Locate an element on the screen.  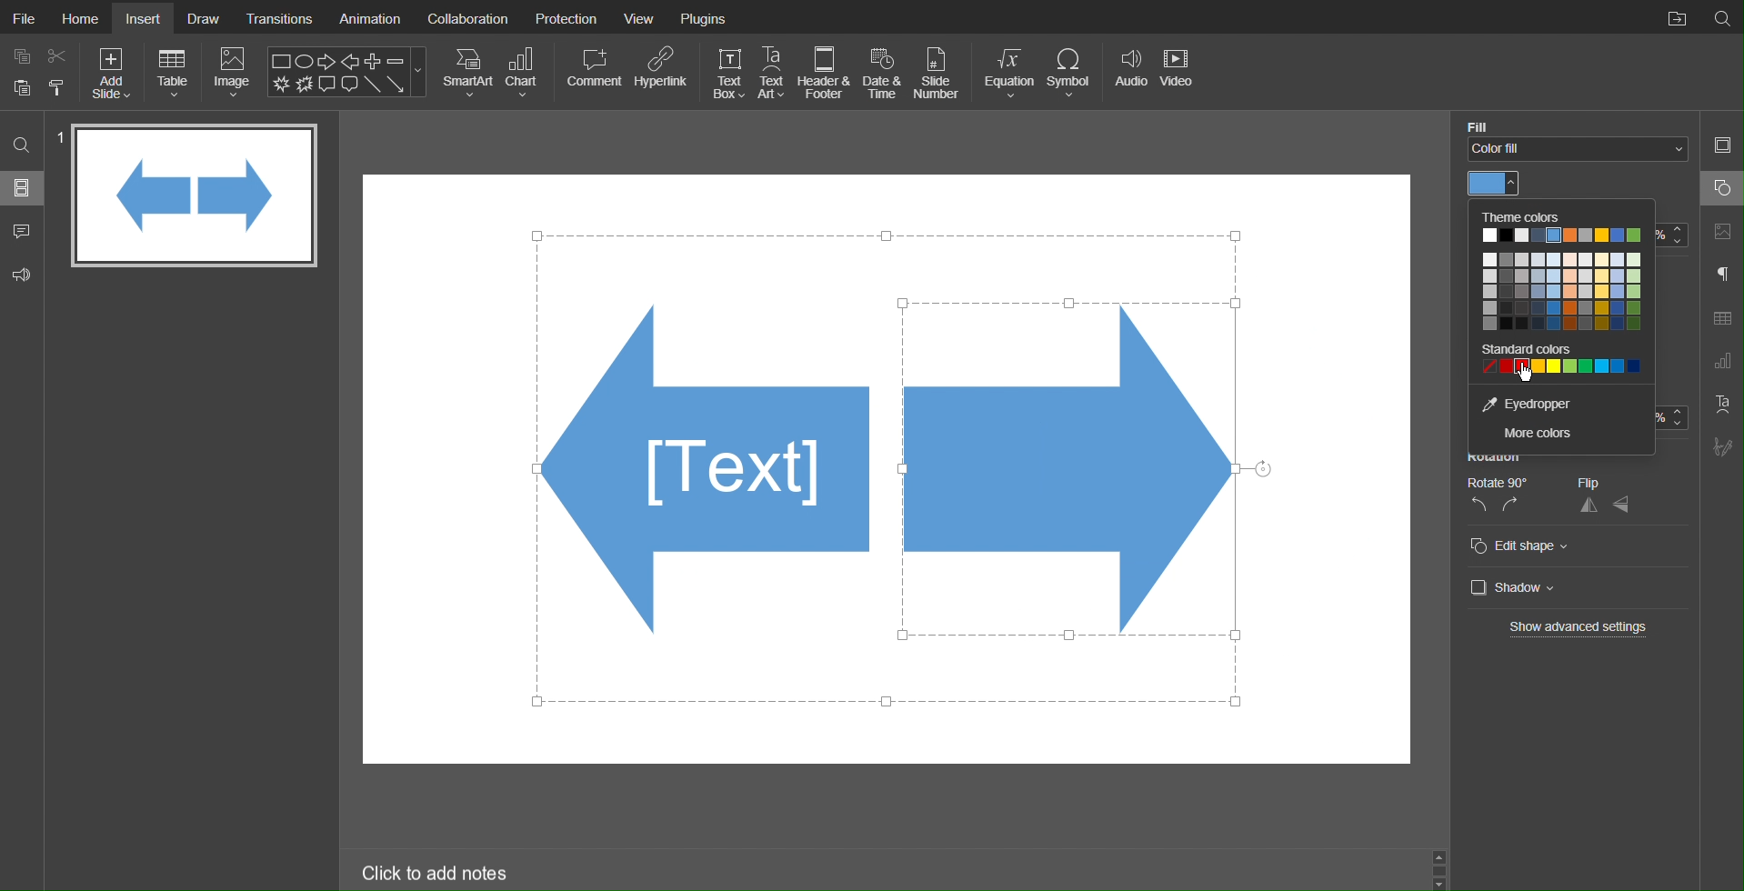
Table is located at coordinates (174, 73).